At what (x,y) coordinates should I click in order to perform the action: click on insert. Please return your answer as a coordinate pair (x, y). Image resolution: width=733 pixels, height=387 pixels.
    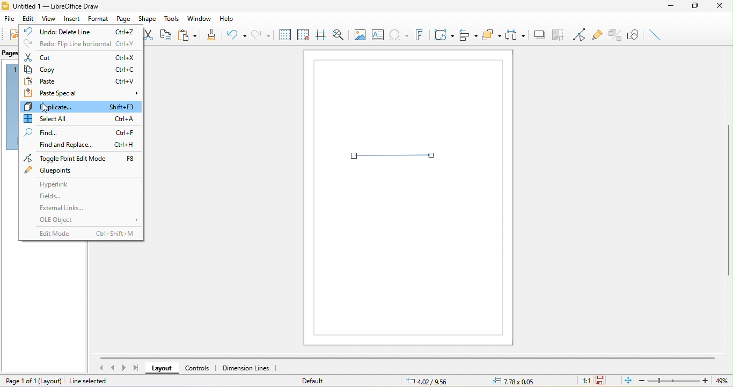
    Looking at the image, I should click on (70, 20).